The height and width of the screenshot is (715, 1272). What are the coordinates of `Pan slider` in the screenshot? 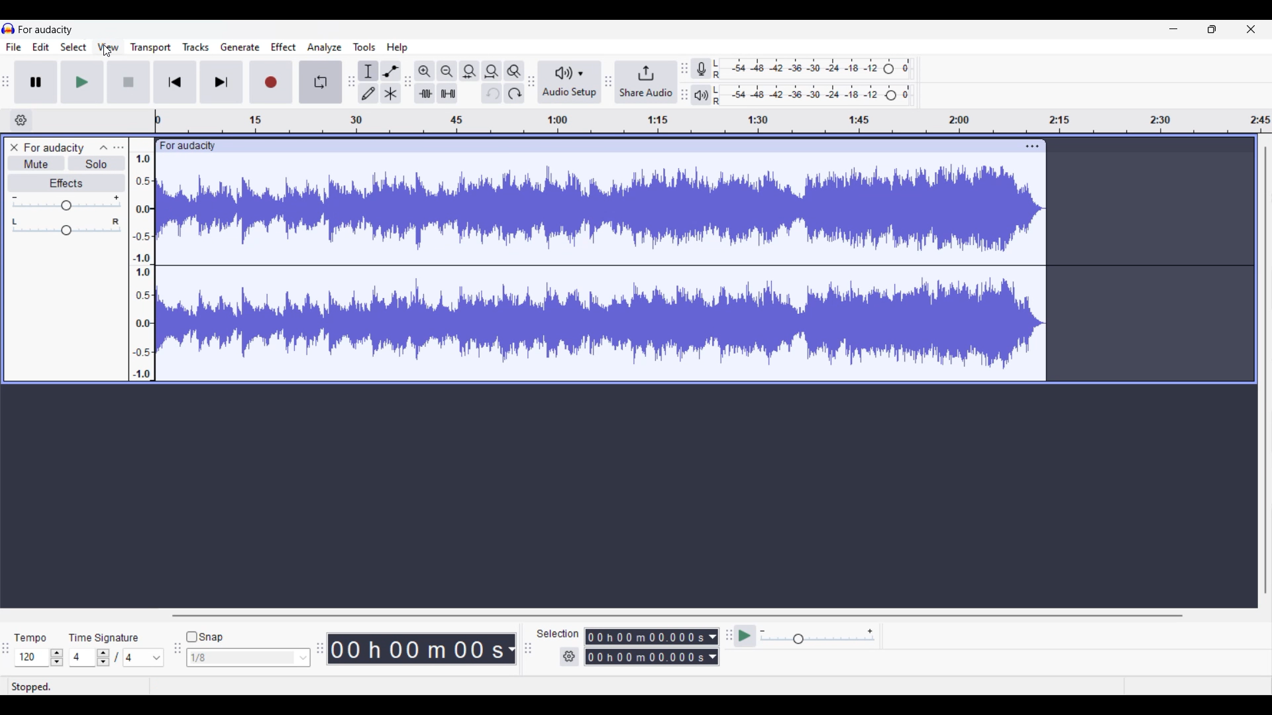 It's located at (66, 227).